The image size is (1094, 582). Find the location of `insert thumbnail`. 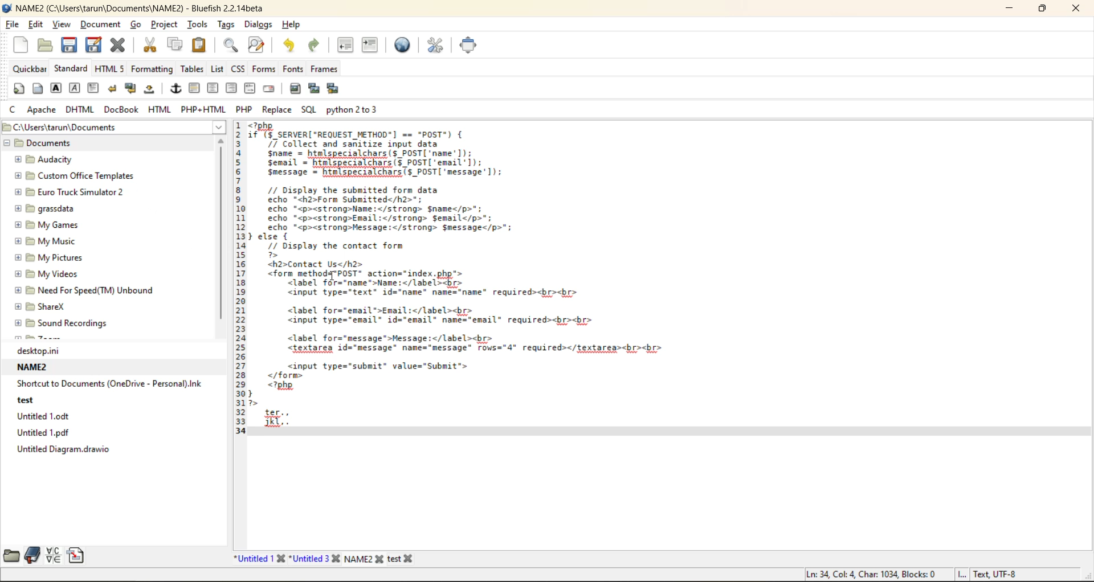

insert thumbnail is located at coordinates (335, 89).